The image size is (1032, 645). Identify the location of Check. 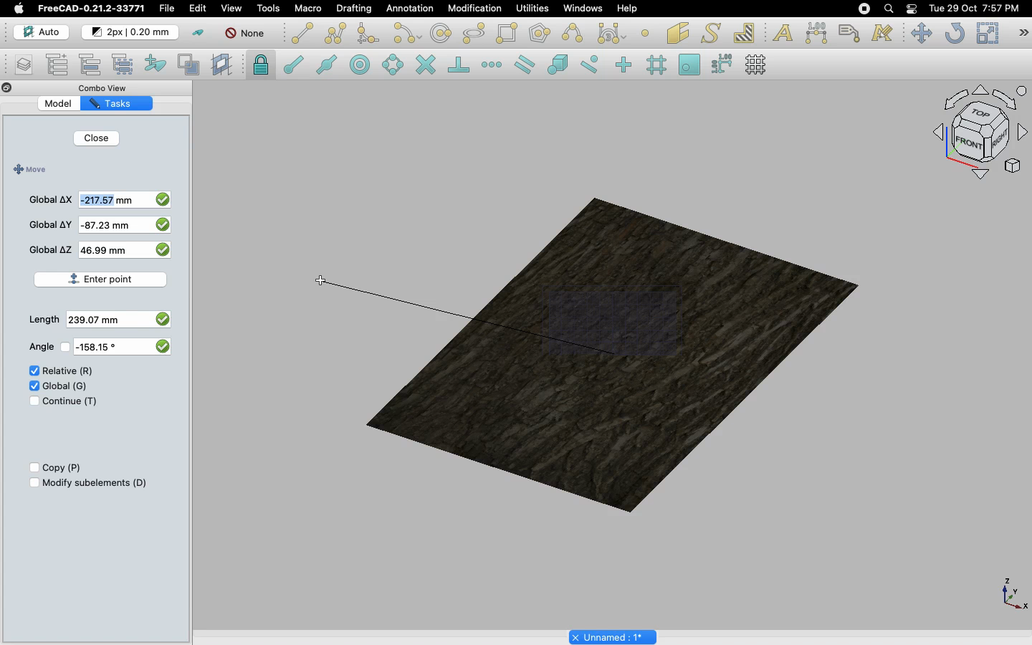
(29, 403).